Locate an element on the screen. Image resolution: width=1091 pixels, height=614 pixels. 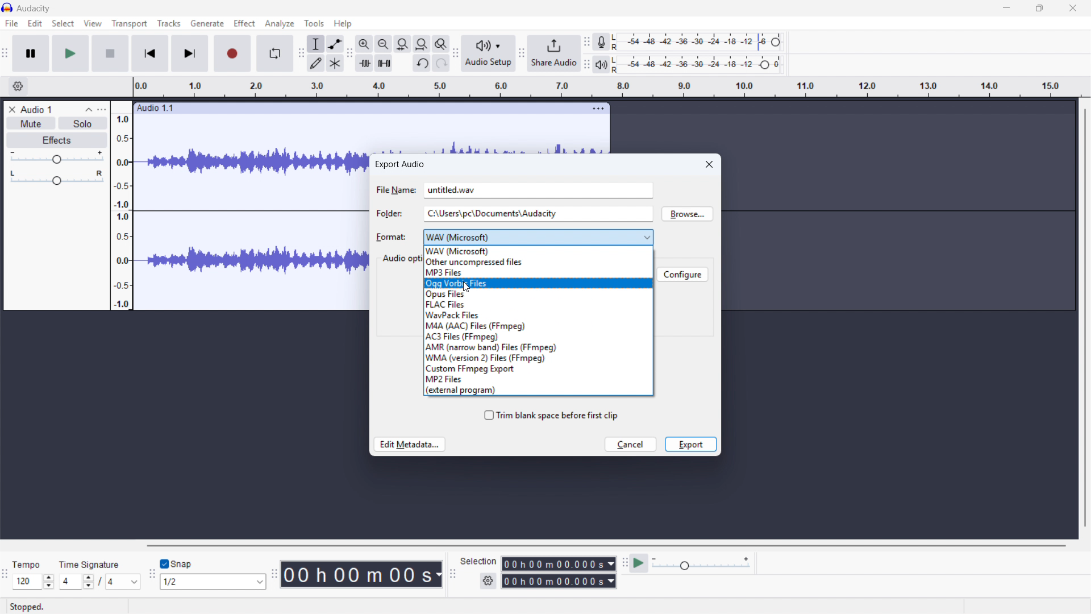
Tracks  is located at coordinates (170, 23).